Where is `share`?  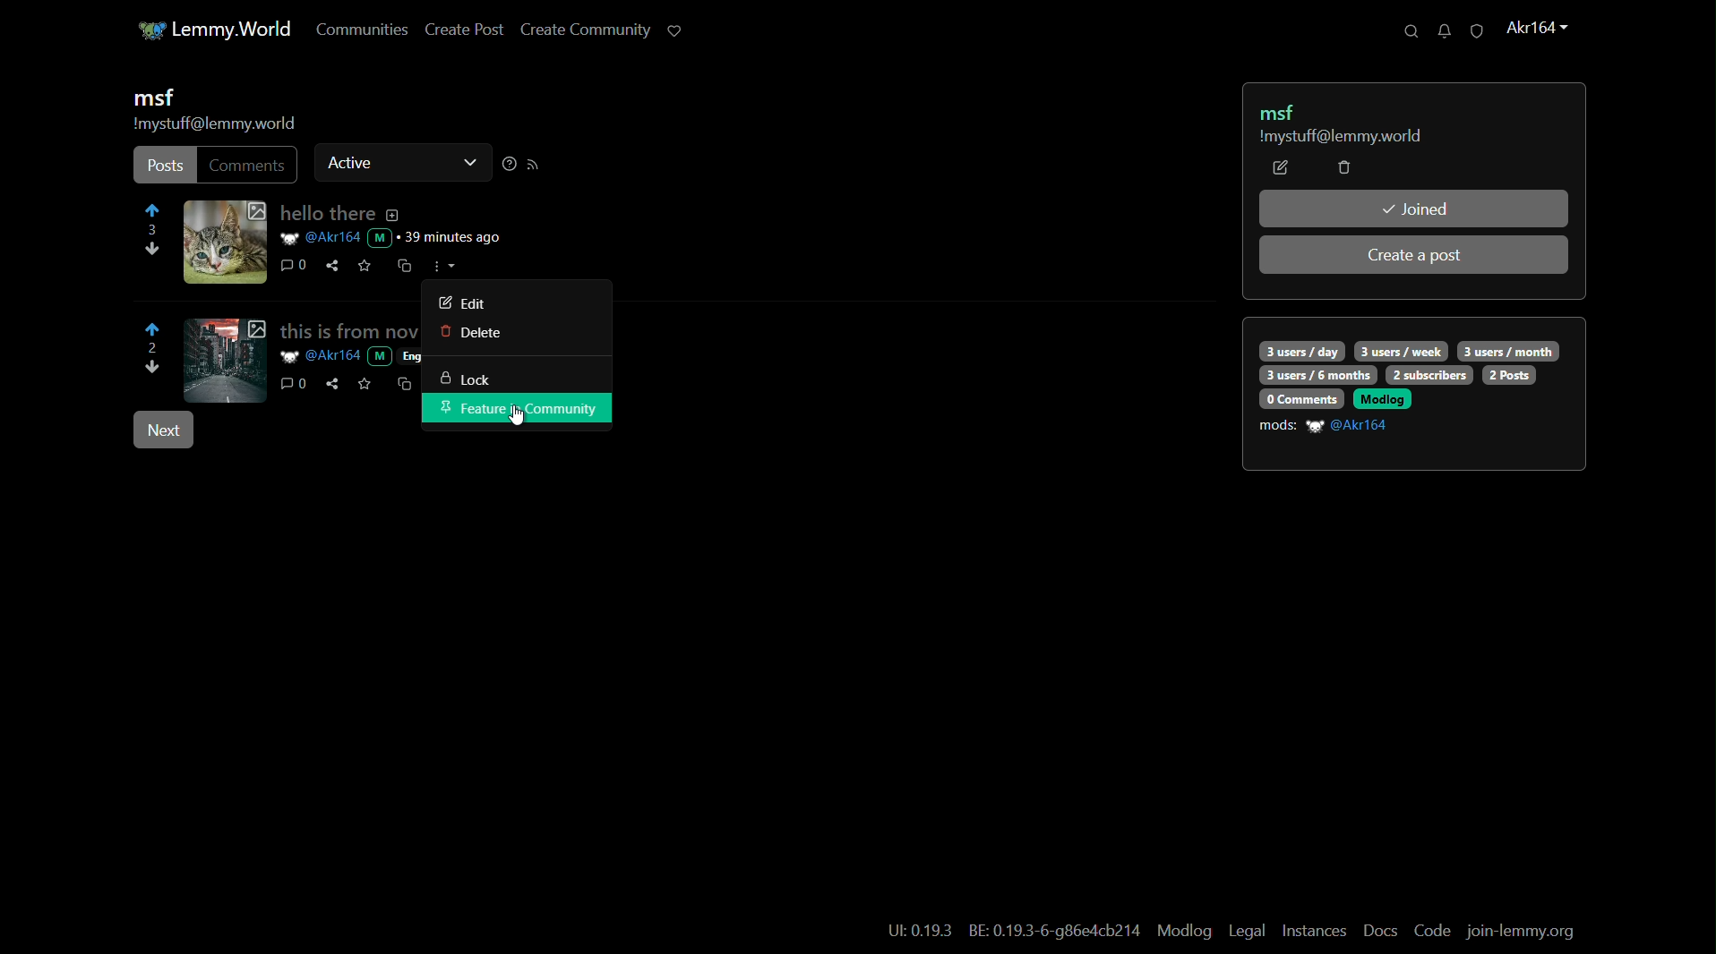
share is located at coordinates (330, 385).